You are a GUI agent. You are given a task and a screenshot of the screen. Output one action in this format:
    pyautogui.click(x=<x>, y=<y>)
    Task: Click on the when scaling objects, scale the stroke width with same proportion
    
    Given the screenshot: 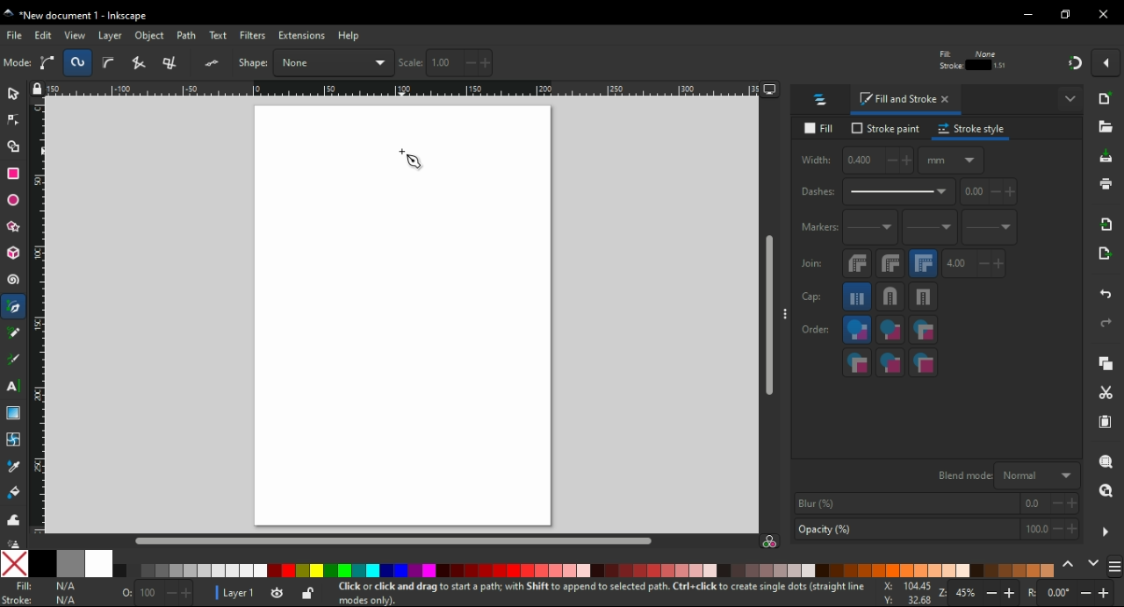 What is the action you would take?
    pyautogui.click(x=940, y=62)
    